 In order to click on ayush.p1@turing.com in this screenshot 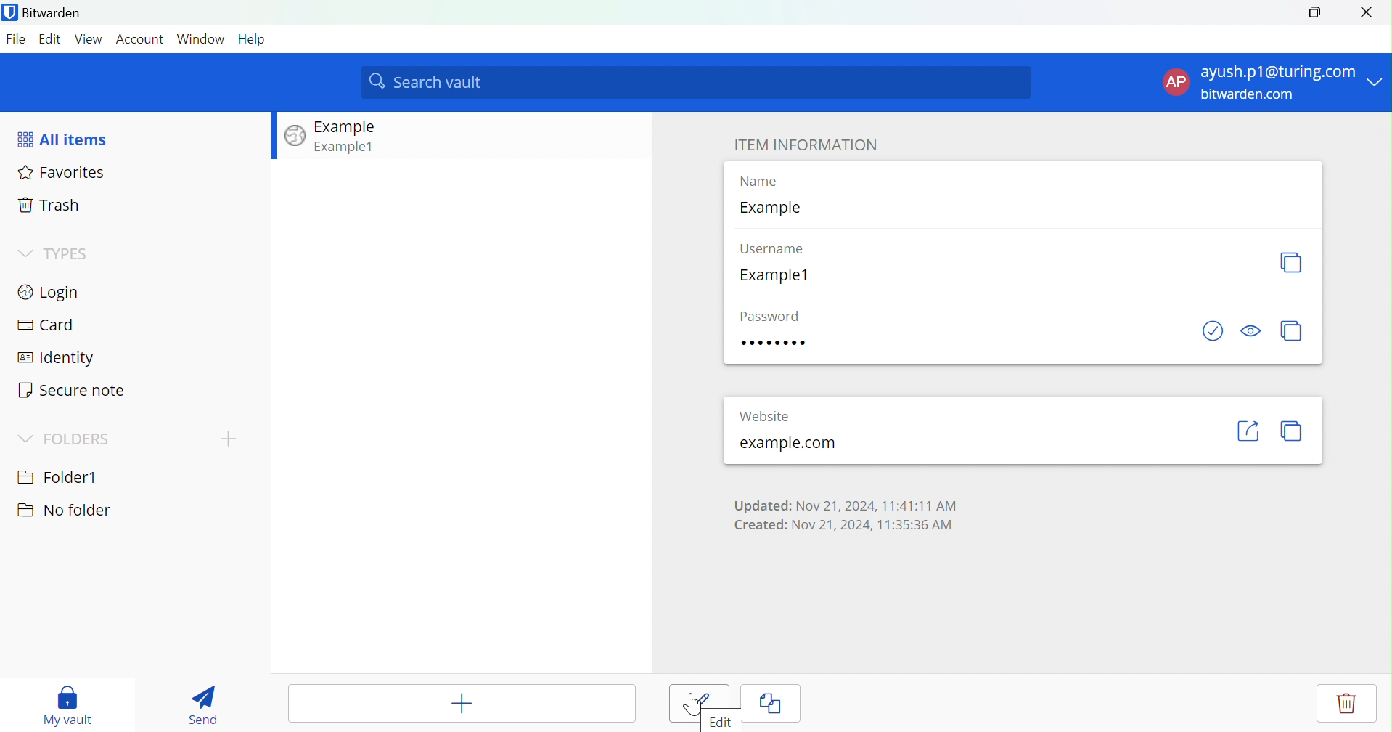, I will do `click(1280, 72)`.